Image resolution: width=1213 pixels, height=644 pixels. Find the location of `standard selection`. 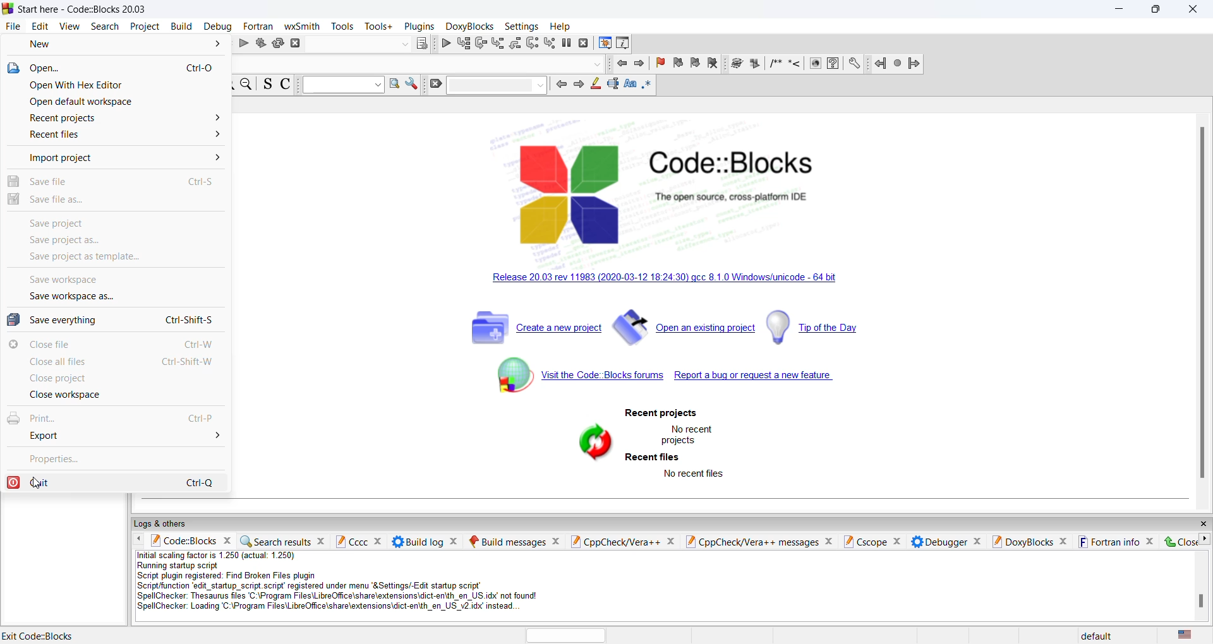

standard selection is located at coordinates (611, 86).